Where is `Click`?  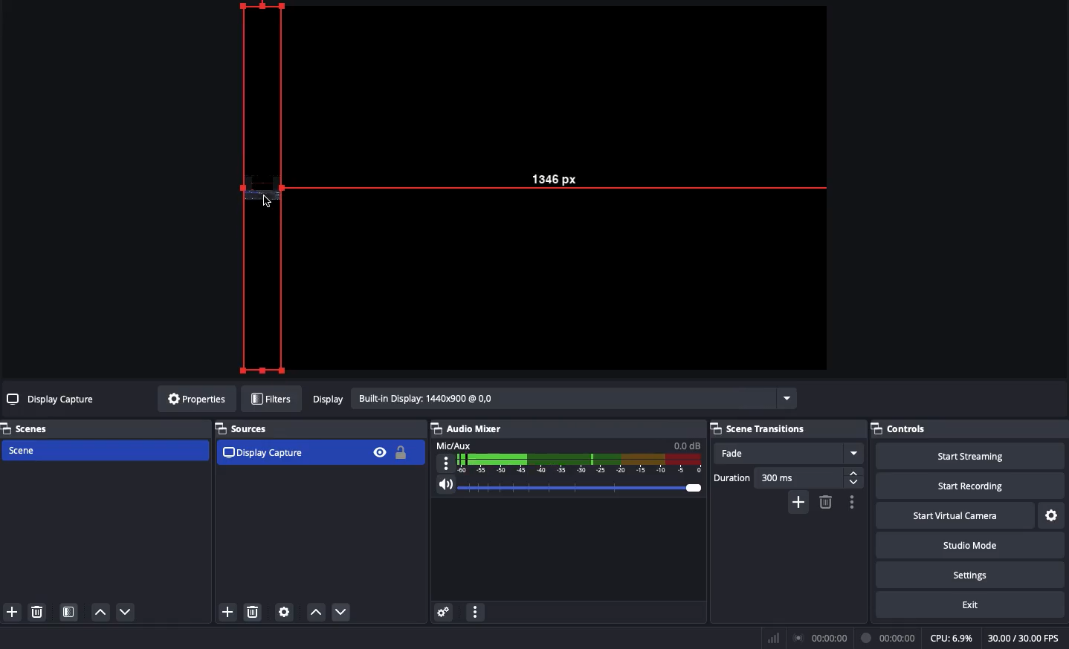 Click is located at coordinates (268, 200).